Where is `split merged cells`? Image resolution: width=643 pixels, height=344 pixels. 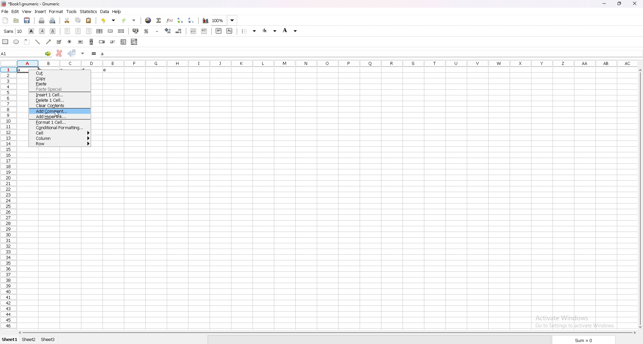 split merged cells is located at coordinates (121, 31).